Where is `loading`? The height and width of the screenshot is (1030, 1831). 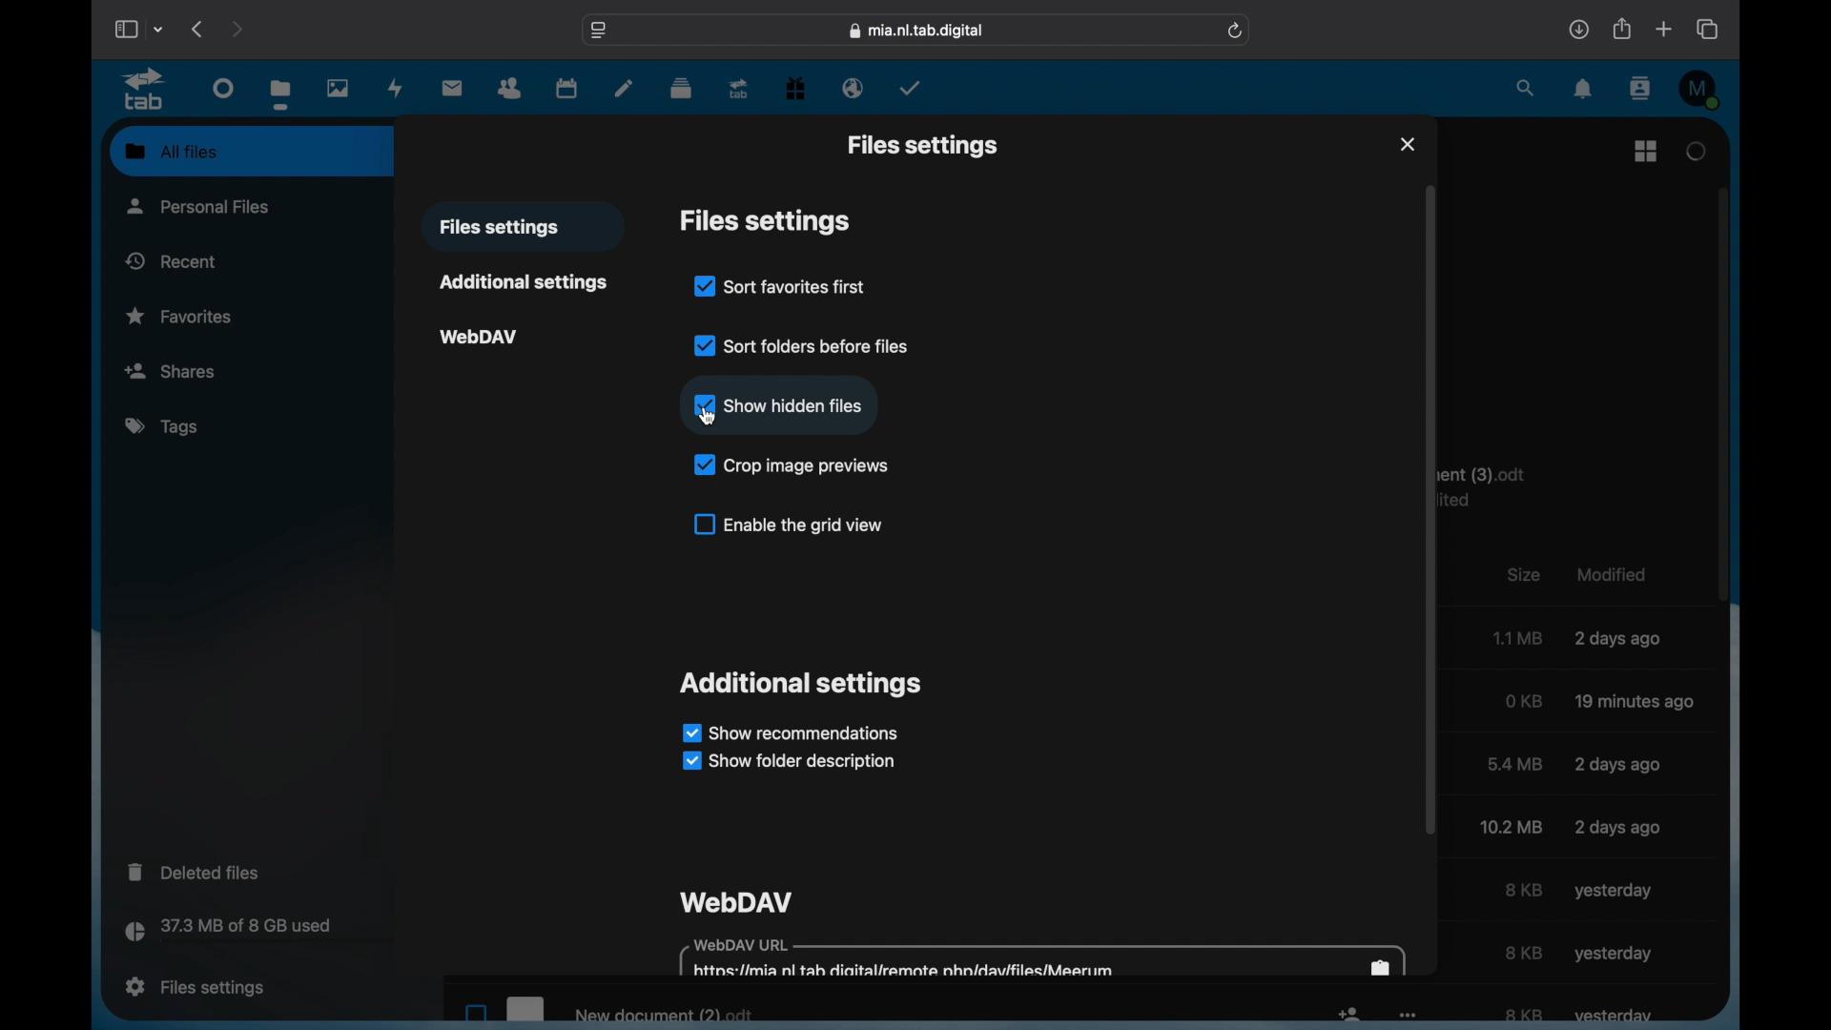 loading is located at coordinates (1697, 153).